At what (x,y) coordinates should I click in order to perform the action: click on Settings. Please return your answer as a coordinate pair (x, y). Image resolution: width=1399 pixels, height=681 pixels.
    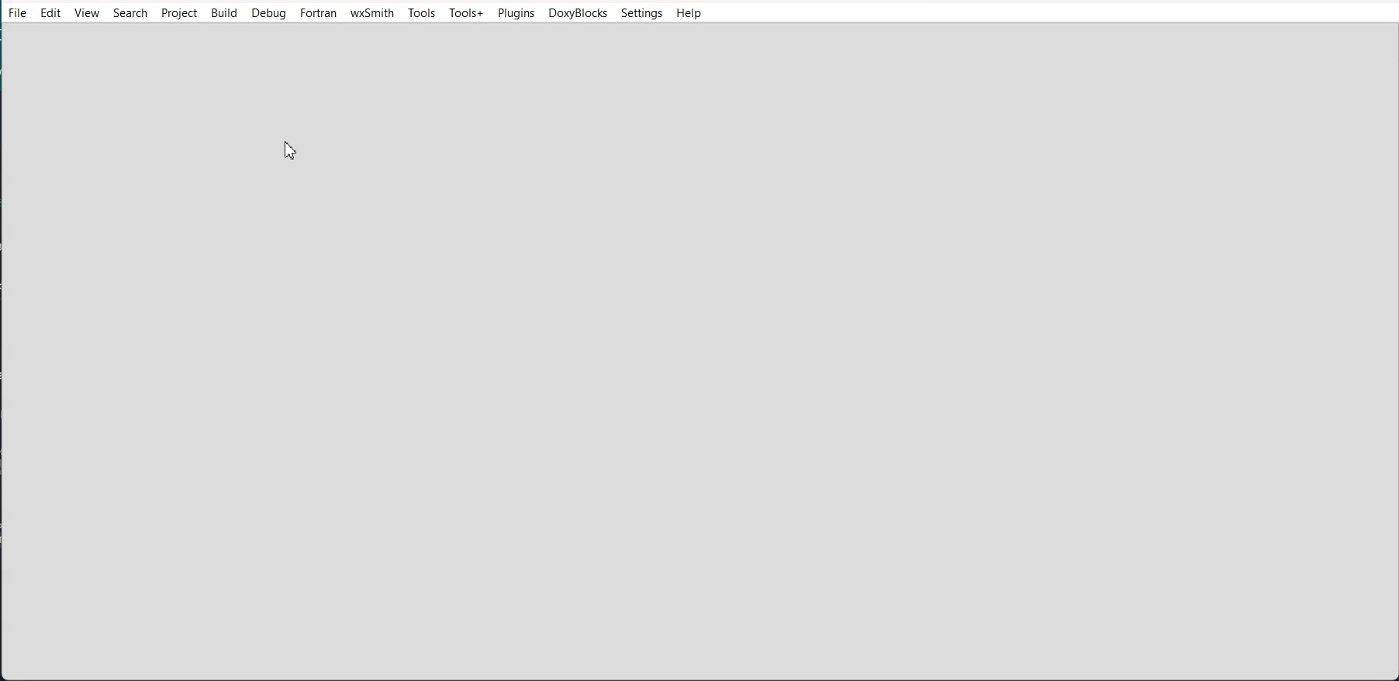
    Looking at the image, I should click on (641, 13).